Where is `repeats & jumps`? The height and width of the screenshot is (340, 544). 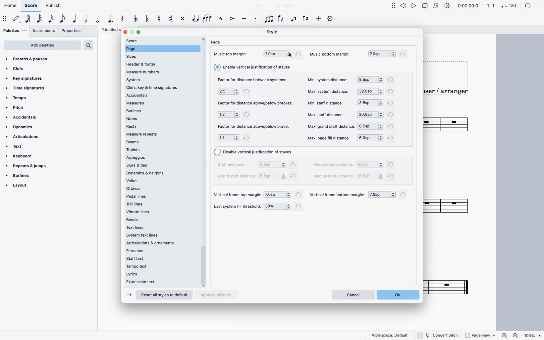 repeats & jumps is located at coordinates (29, 166).